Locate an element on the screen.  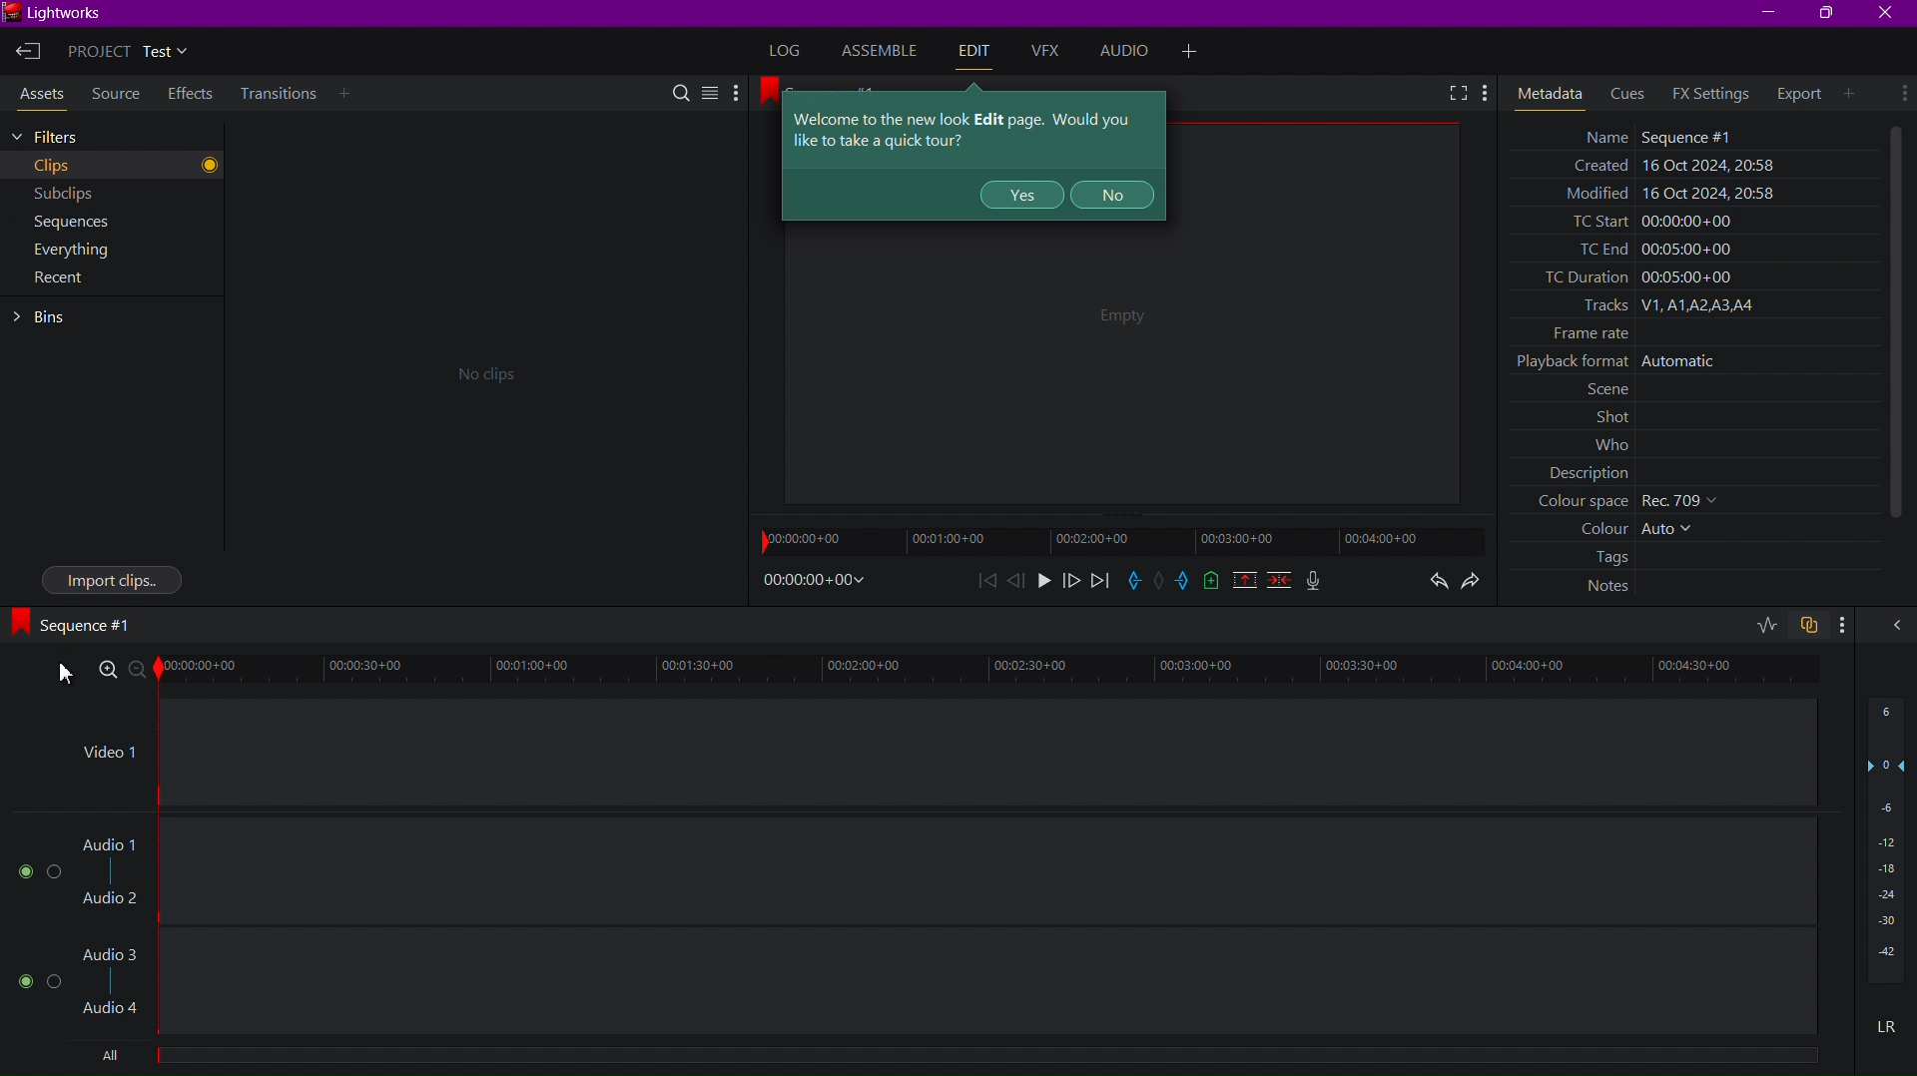
Assets is located at coordinates (39, 95).